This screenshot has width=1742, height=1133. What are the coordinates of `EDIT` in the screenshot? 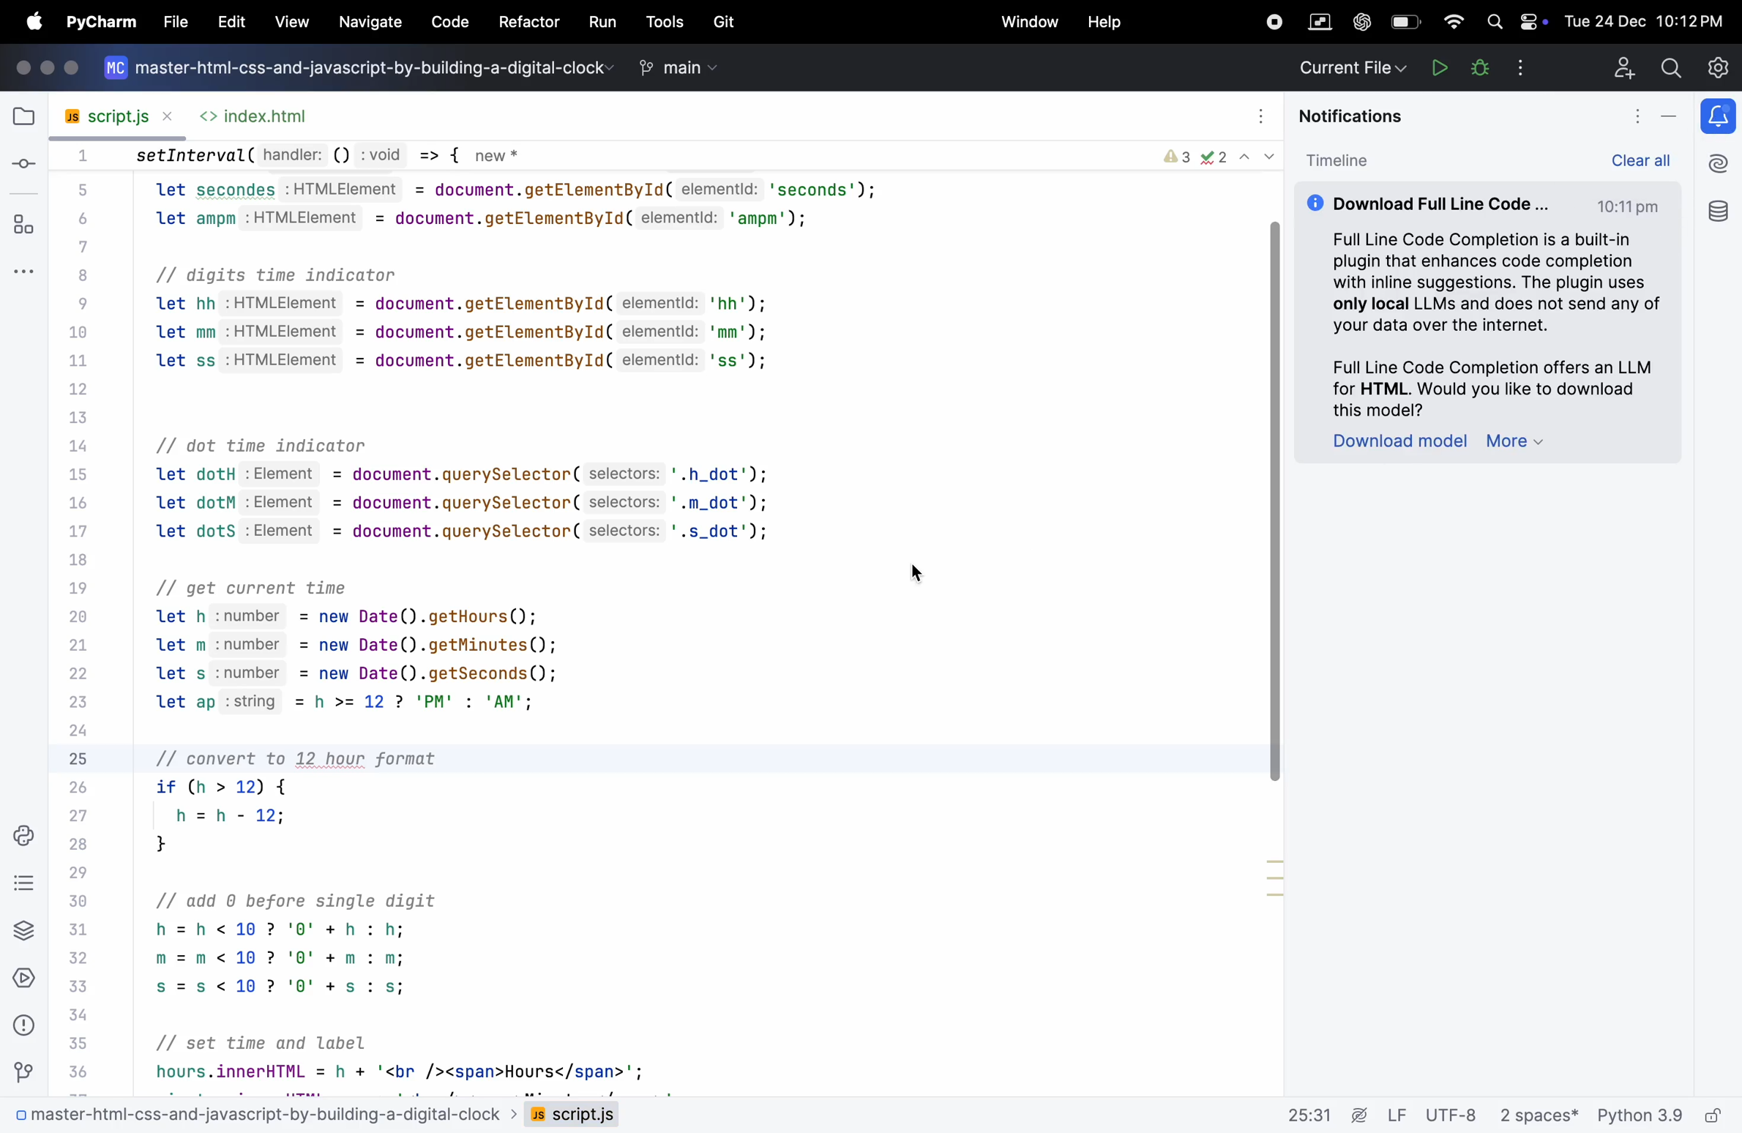 It's located at (232, 23).